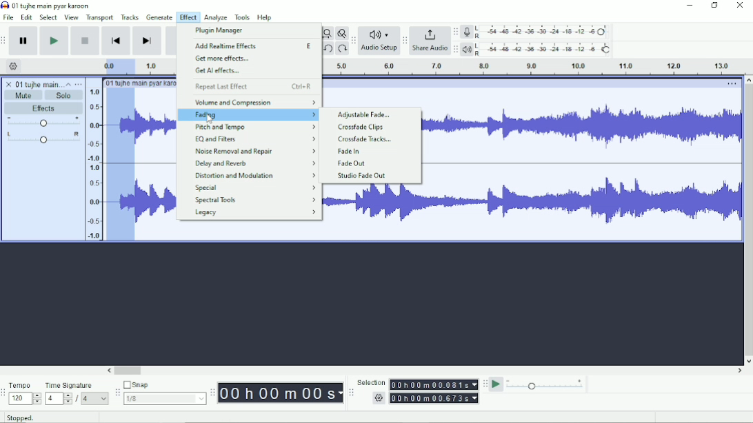 The image size is (753, 423). Describe the element at coordinates (223, 59) in the screenshot. I see `Get more effects` at that location.